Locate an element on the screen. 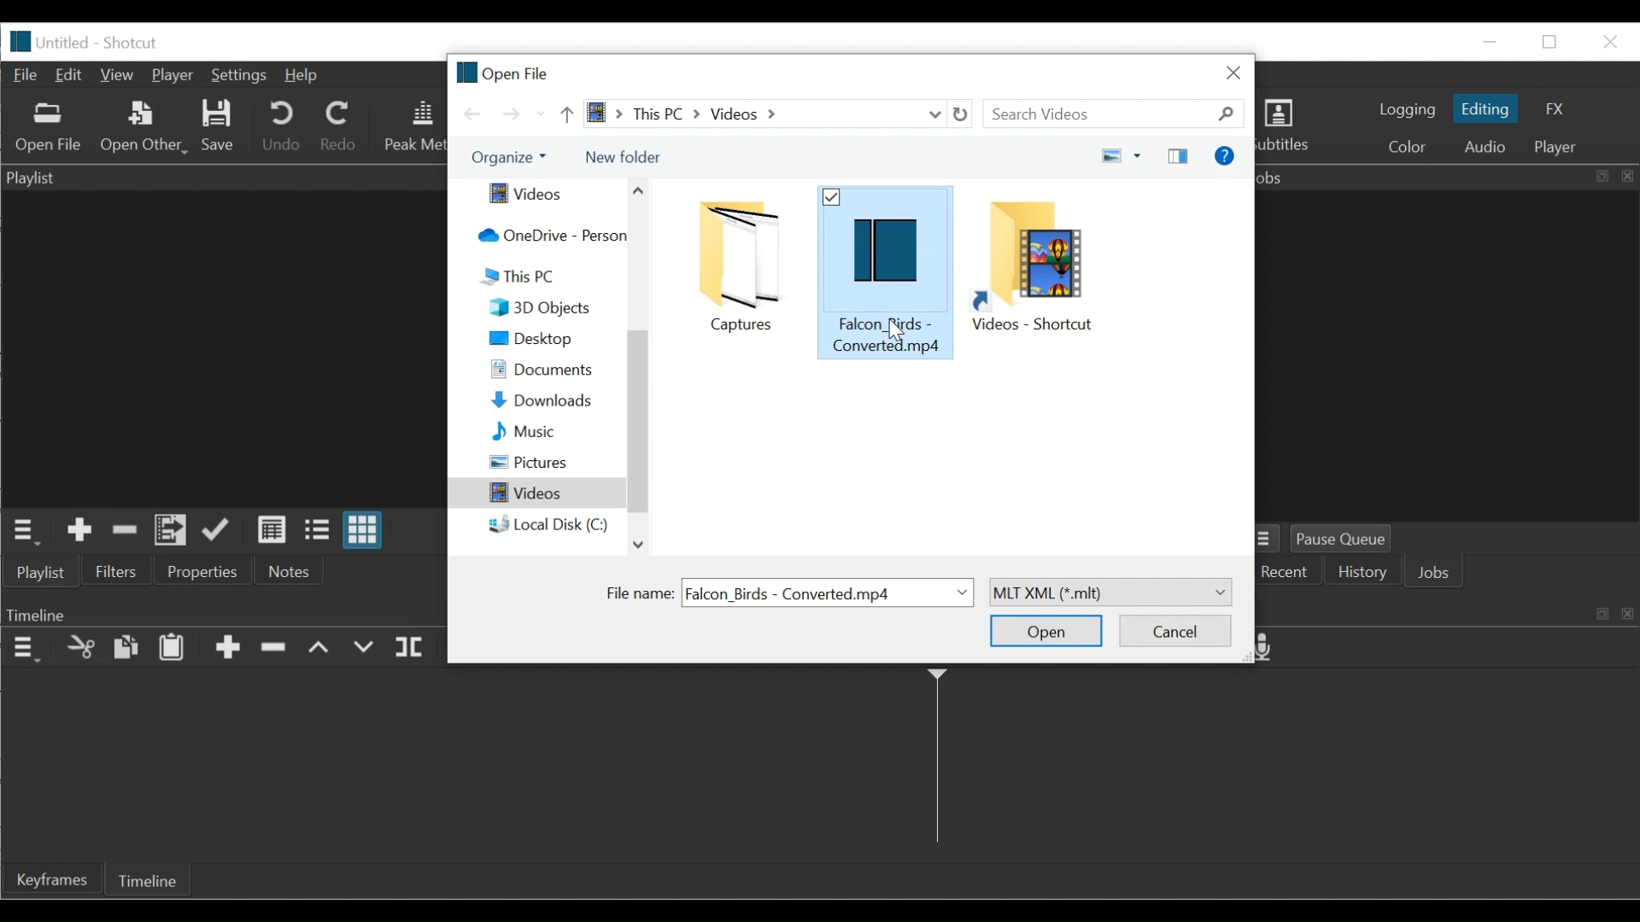 Image resolution: width=1640 pixels, height=922 pixels. Videos is located at coordinates (536, 493).